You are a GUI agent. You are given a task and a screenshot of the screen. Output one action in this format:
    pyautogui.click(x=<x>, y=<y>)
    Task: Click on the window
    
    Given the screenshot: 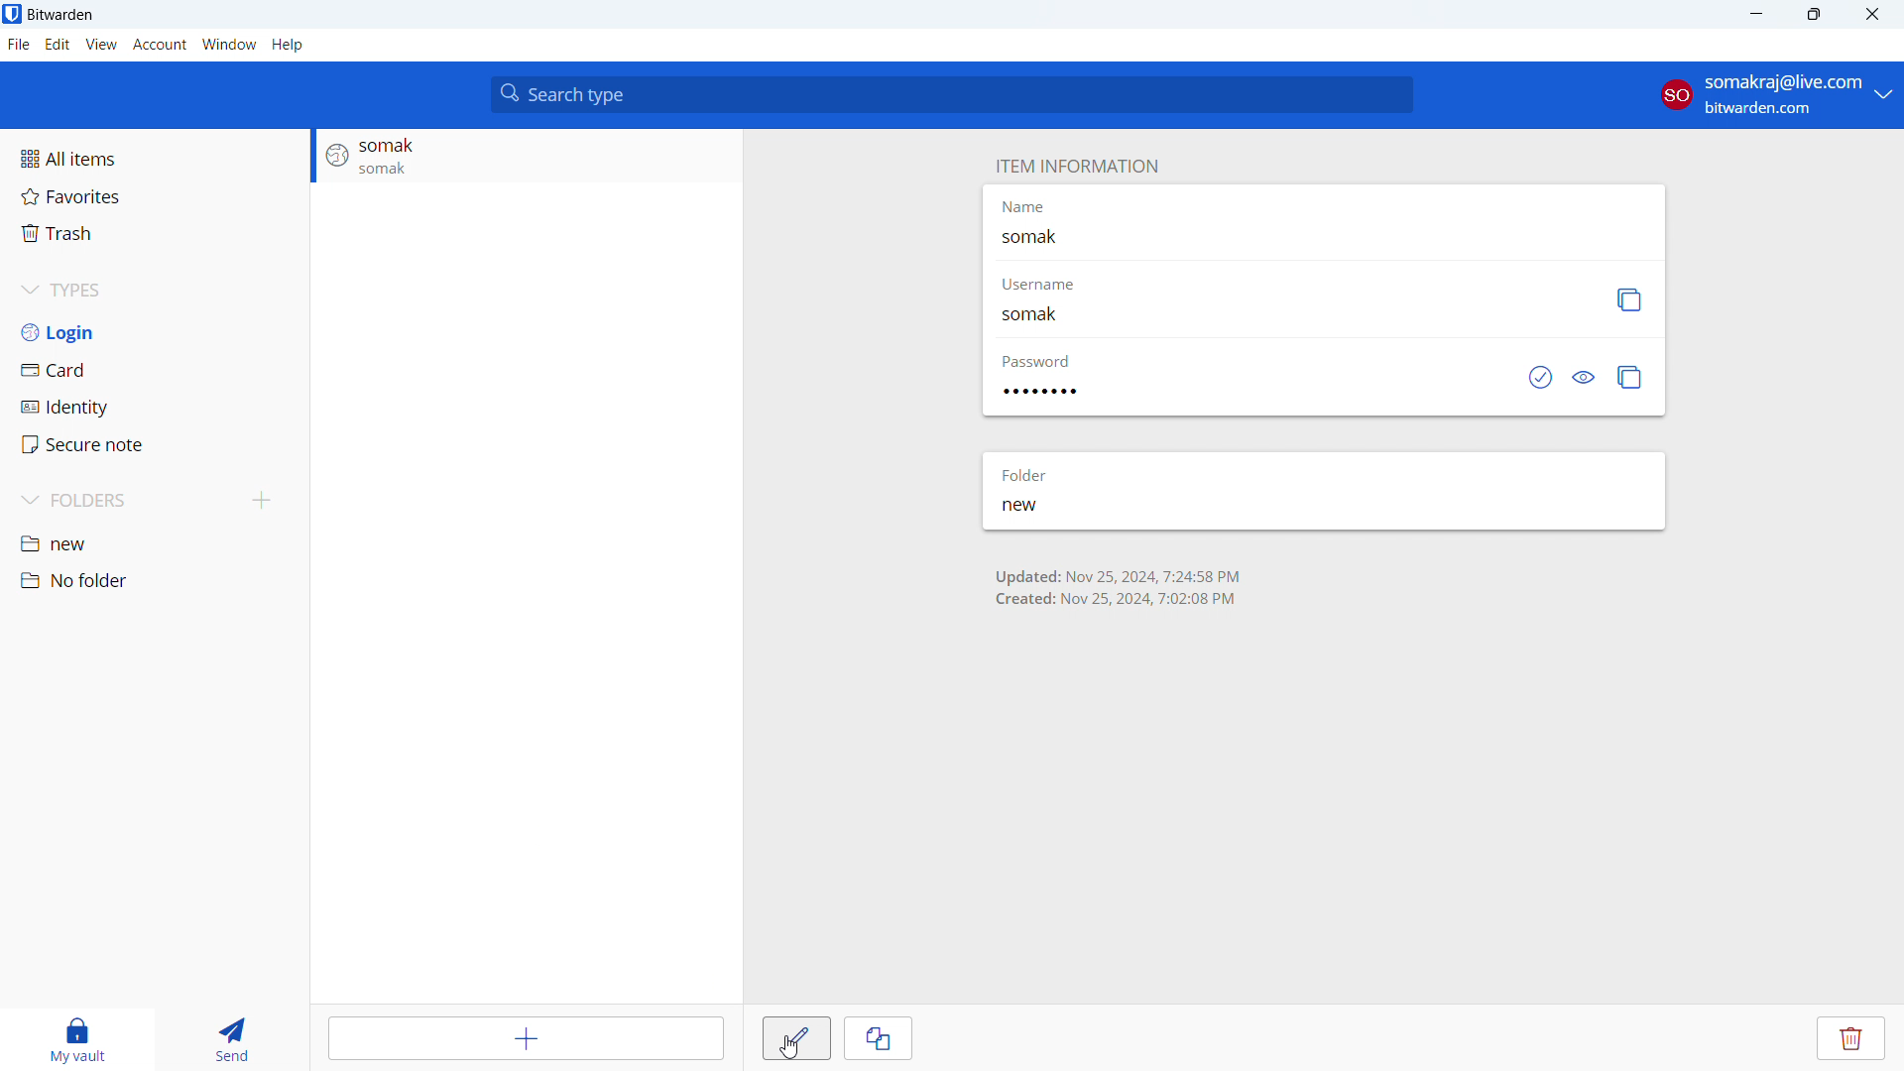 What is the action you would take?
    pyautogui.click(x=229, y=44)
    